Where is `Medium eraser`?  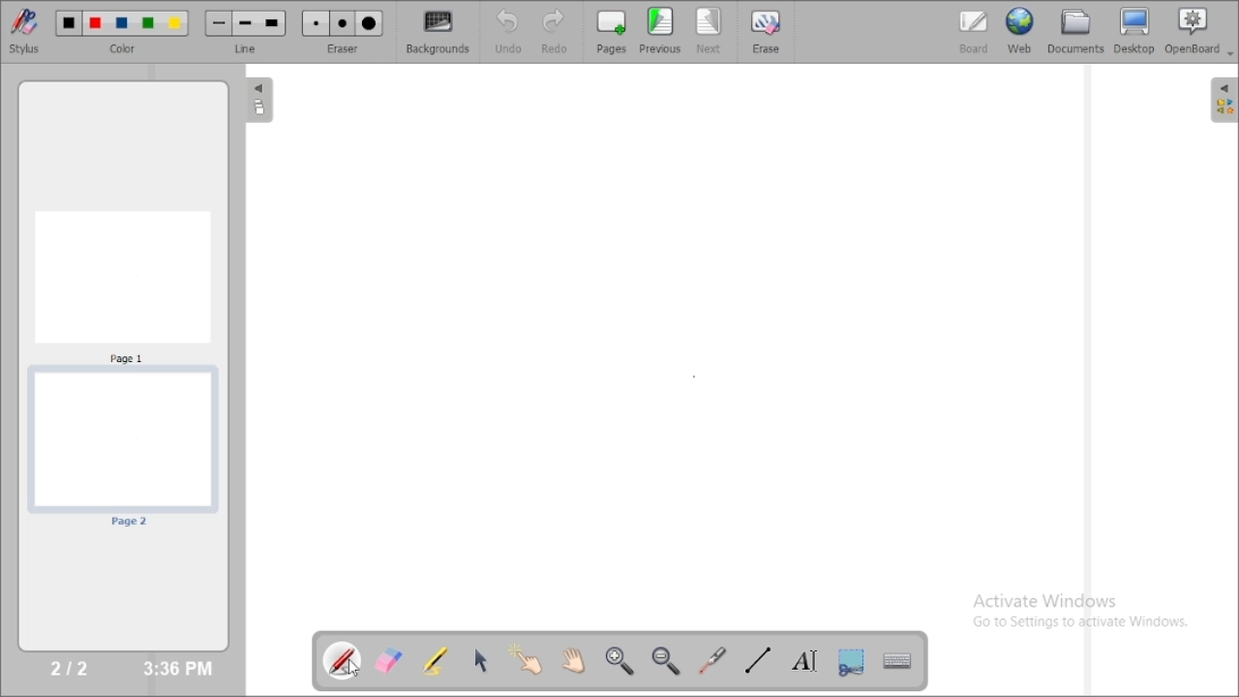 Medium eraser is located at coordinates (343, 24).